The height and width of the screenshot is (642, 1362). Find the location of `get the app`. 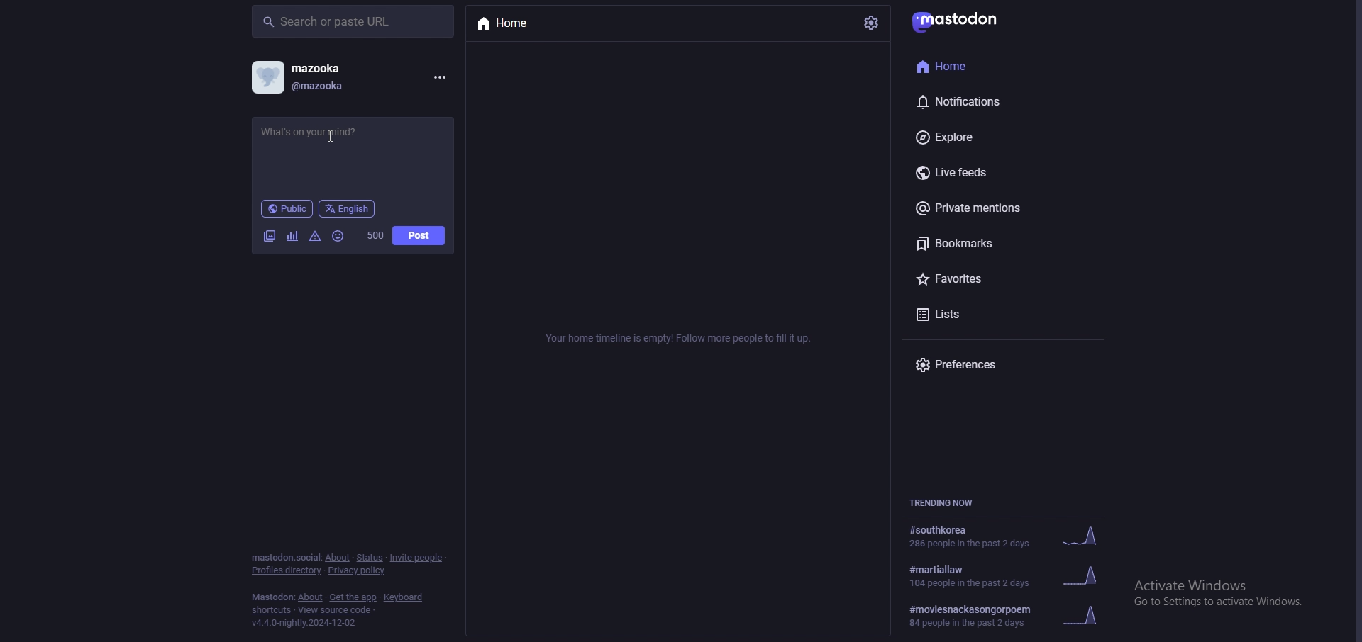

get the app is located at coordinates (354, 597).